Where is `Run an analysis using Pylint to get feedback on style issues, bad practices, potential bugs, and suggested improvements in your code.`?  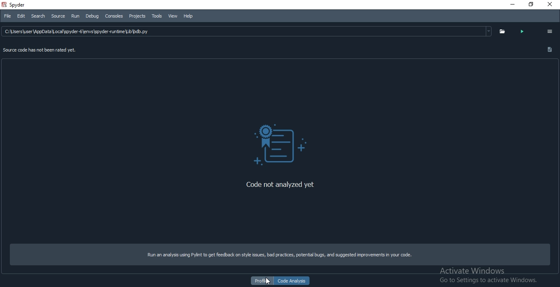
Run an analysis using Pylint to get feedback on style issues, bad practices, potential bugs, and suggested improvements in your code. is located at coordinates (274, 254).